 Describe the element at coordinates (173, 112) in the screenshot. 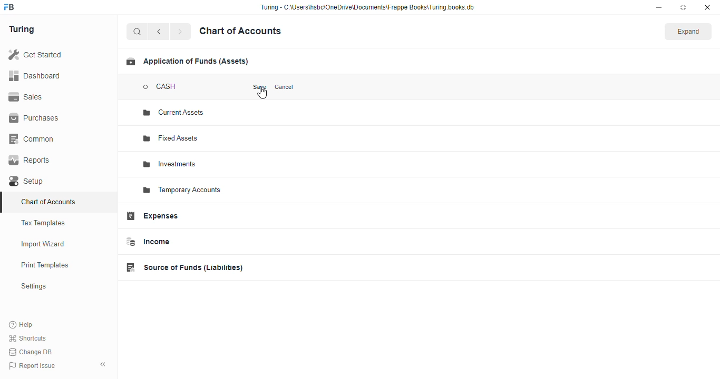

I see `current assets` at that location.